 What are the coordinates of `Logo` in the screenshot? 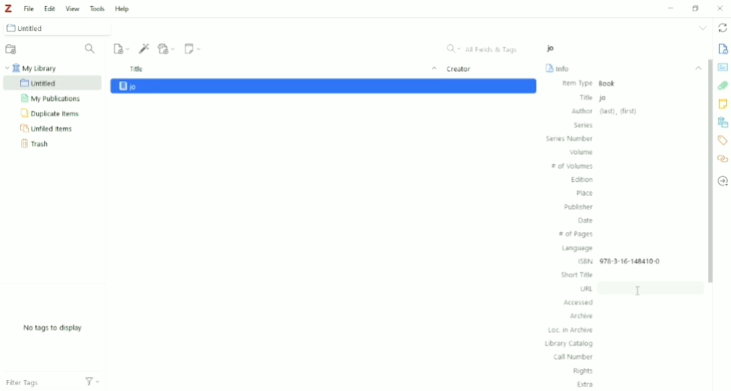 It's located at (8, 8).